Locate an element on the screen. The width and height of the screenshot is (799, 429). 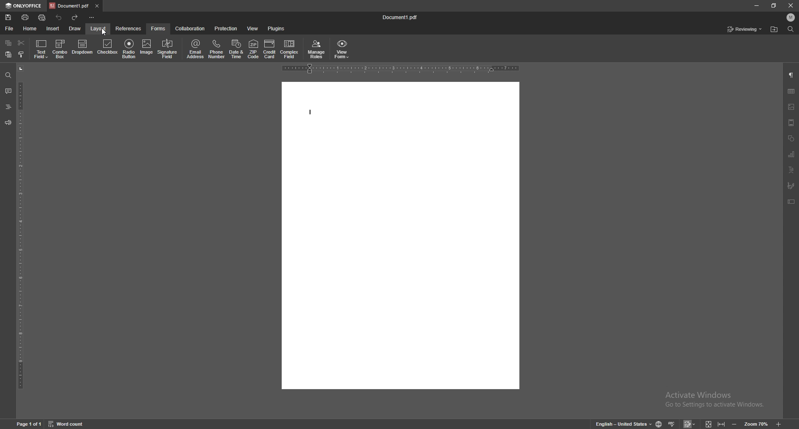
horizontal scale is located at coordinates (401, 68).